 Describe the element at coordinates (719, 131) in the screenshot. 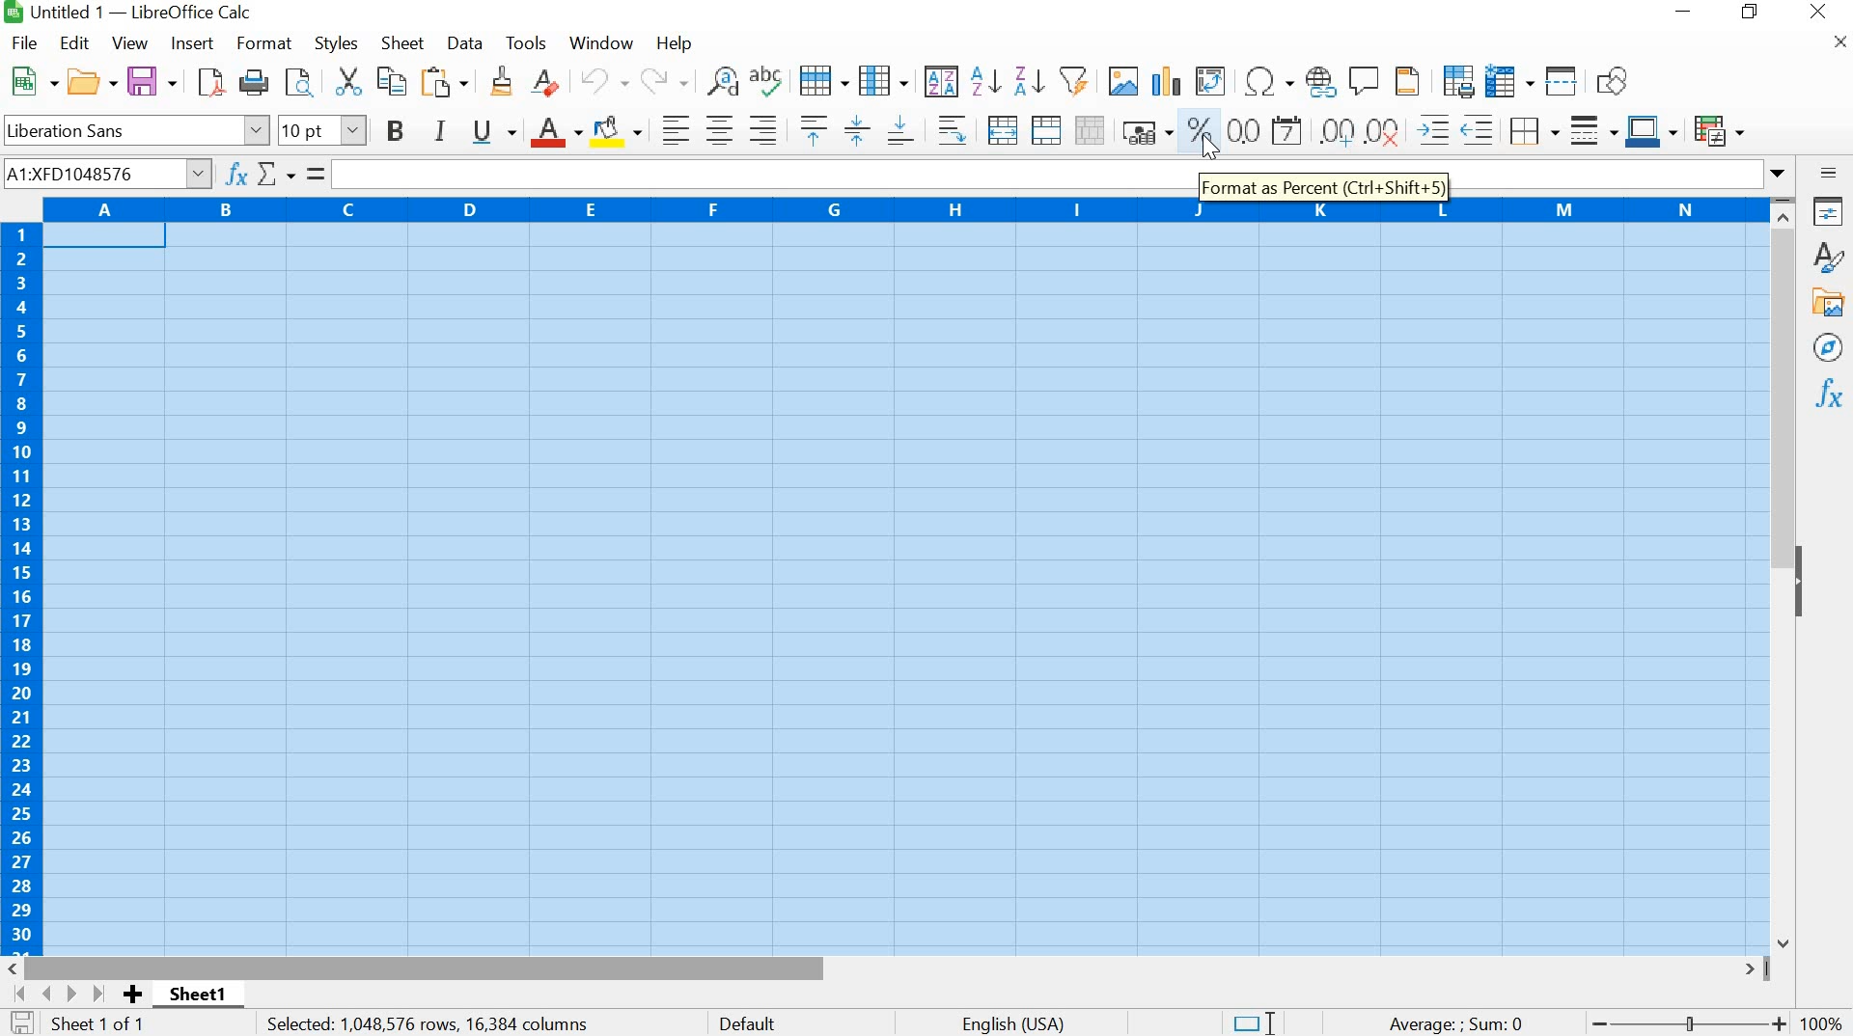

I see `Align Center` at that location.